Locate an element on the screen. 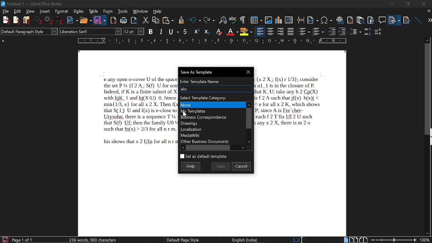 Image resolution: width=432 pixels, height=243 pixels. Insert link is located at coordinates (340, 19).